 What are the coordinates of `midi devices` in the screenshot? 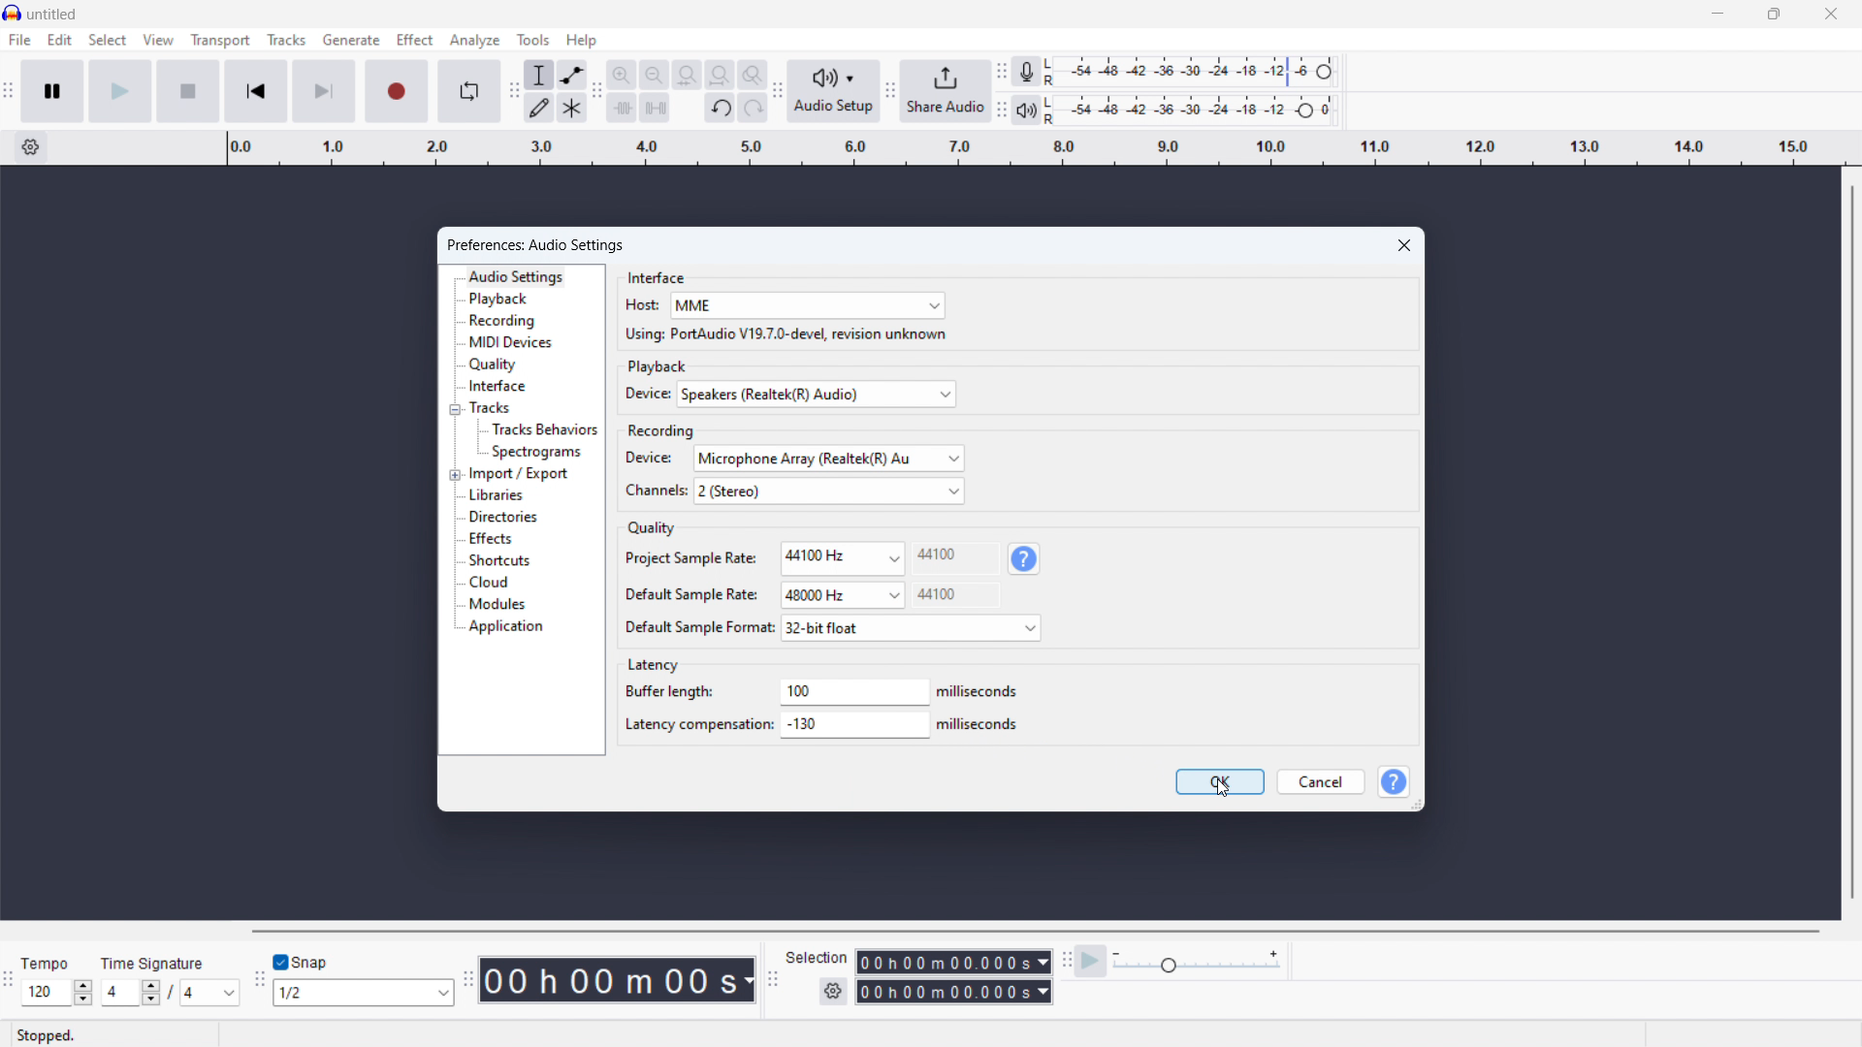 It's located at (512, 342).